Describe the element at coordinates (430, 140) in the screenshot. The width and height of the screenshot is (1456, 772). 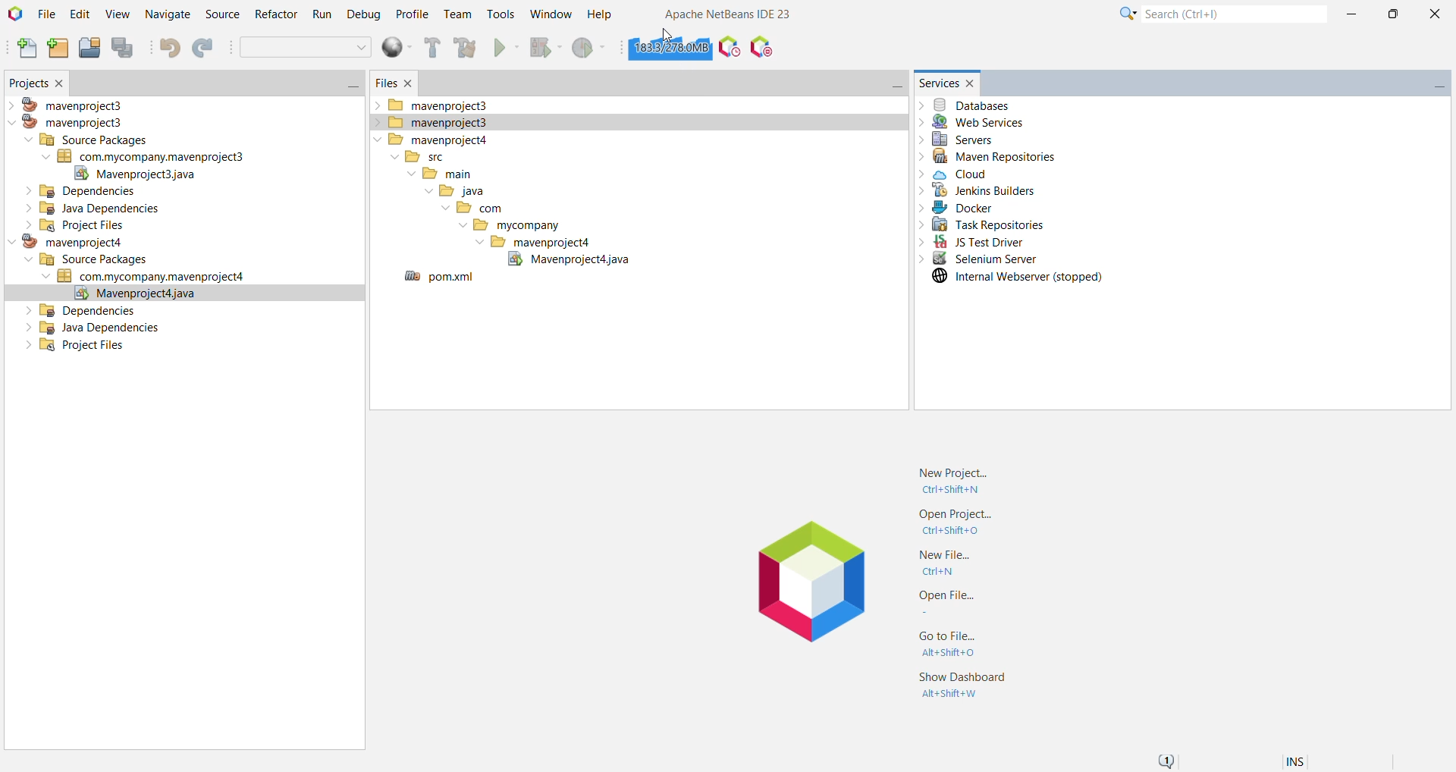
I see `mavenproject4` at that location.